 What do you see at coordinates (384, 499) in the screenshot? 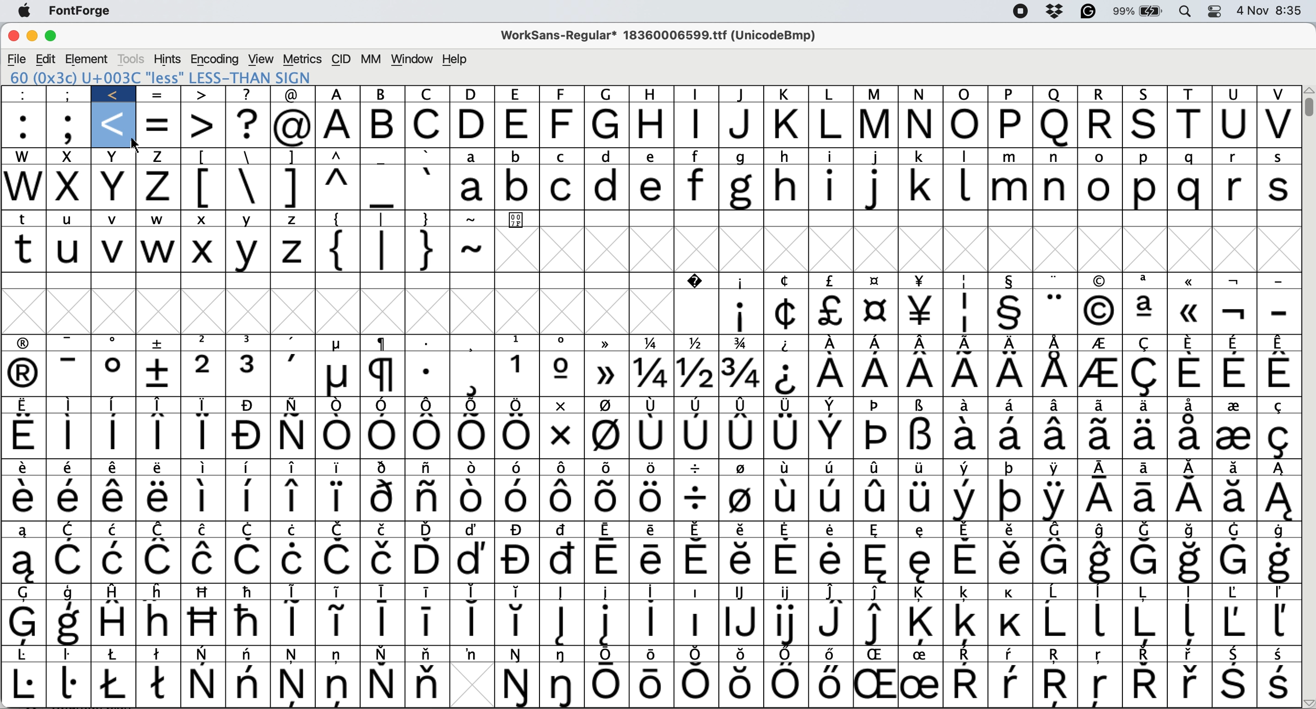
I see `Symbol` at bounding box center [384, 499].